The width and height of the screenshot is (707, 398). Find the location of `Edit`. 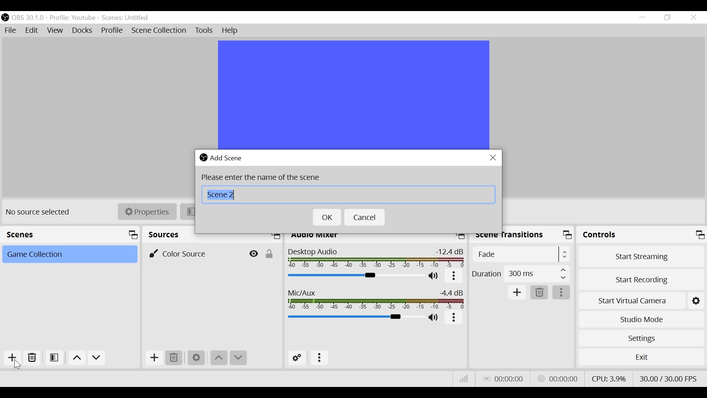

Edit is located at coordinates (32, 31).